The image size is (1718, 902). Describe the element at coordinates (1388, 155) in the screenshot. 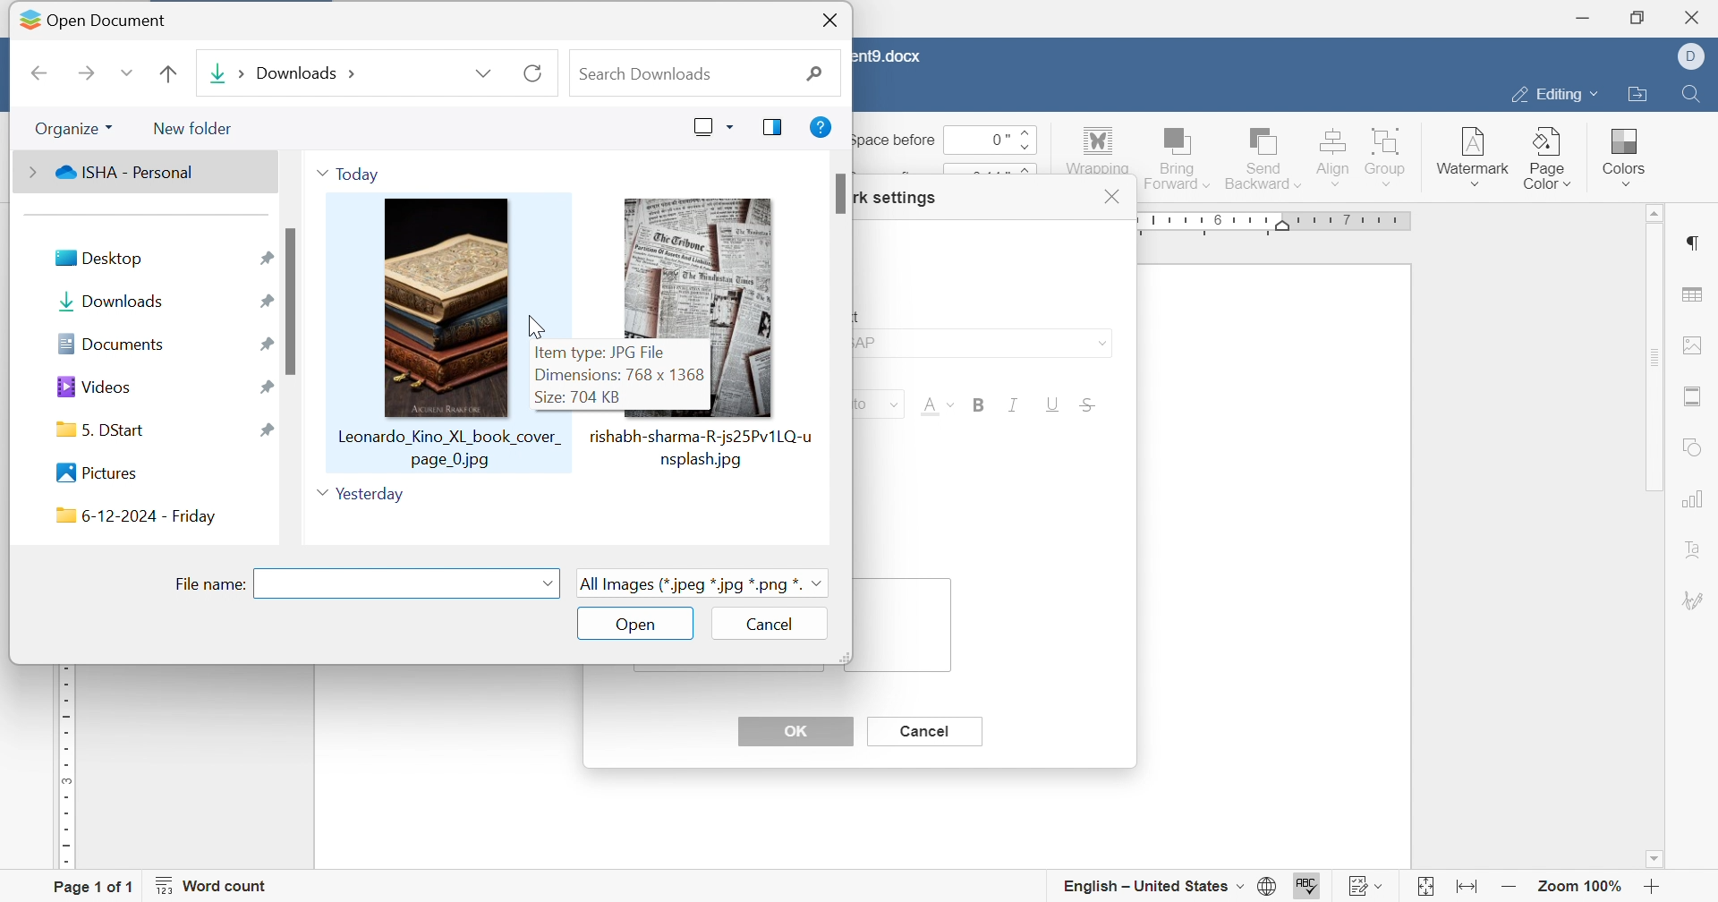

I see `group` at that location.